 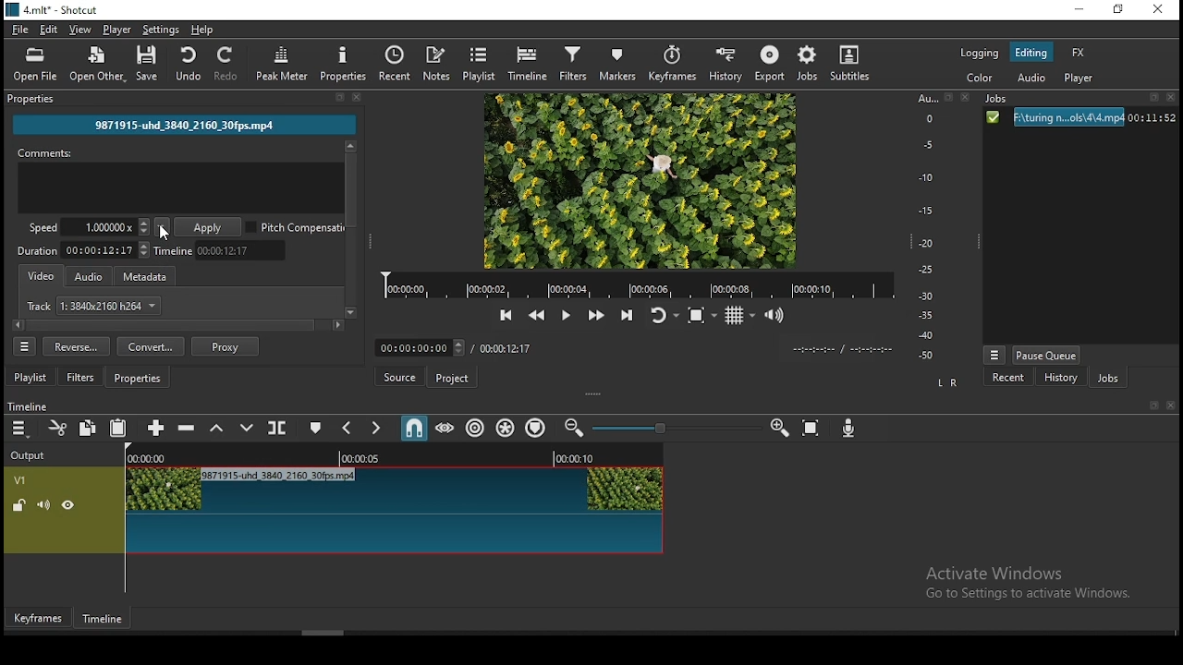 What do you see at coordinates (565, 316) in the screenshot?
I see `play/pause` at bounding box center [565, 316].